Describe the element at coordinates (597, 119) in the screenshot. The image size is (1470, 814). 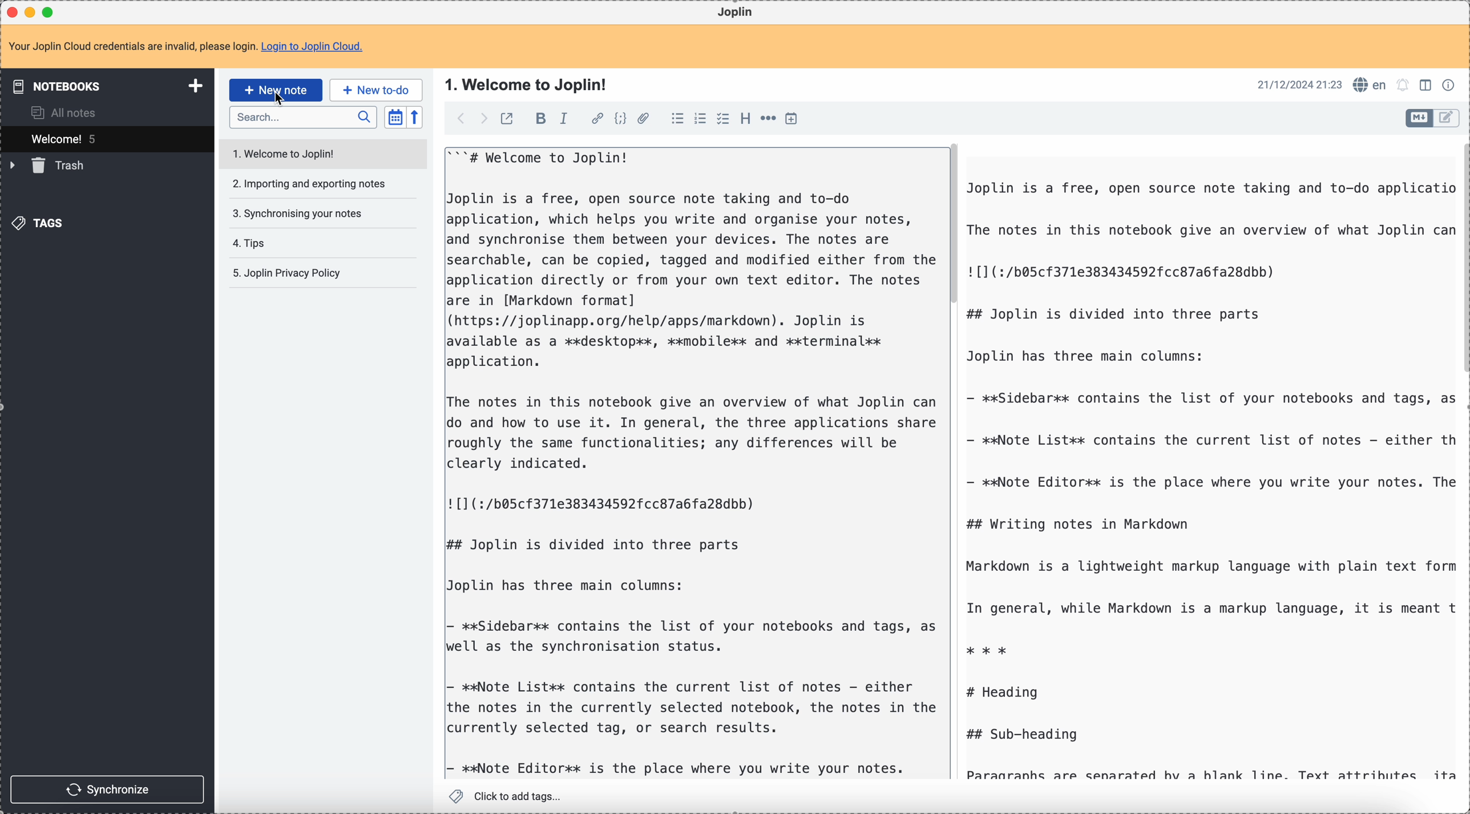
I see `hyperlink` at that location.